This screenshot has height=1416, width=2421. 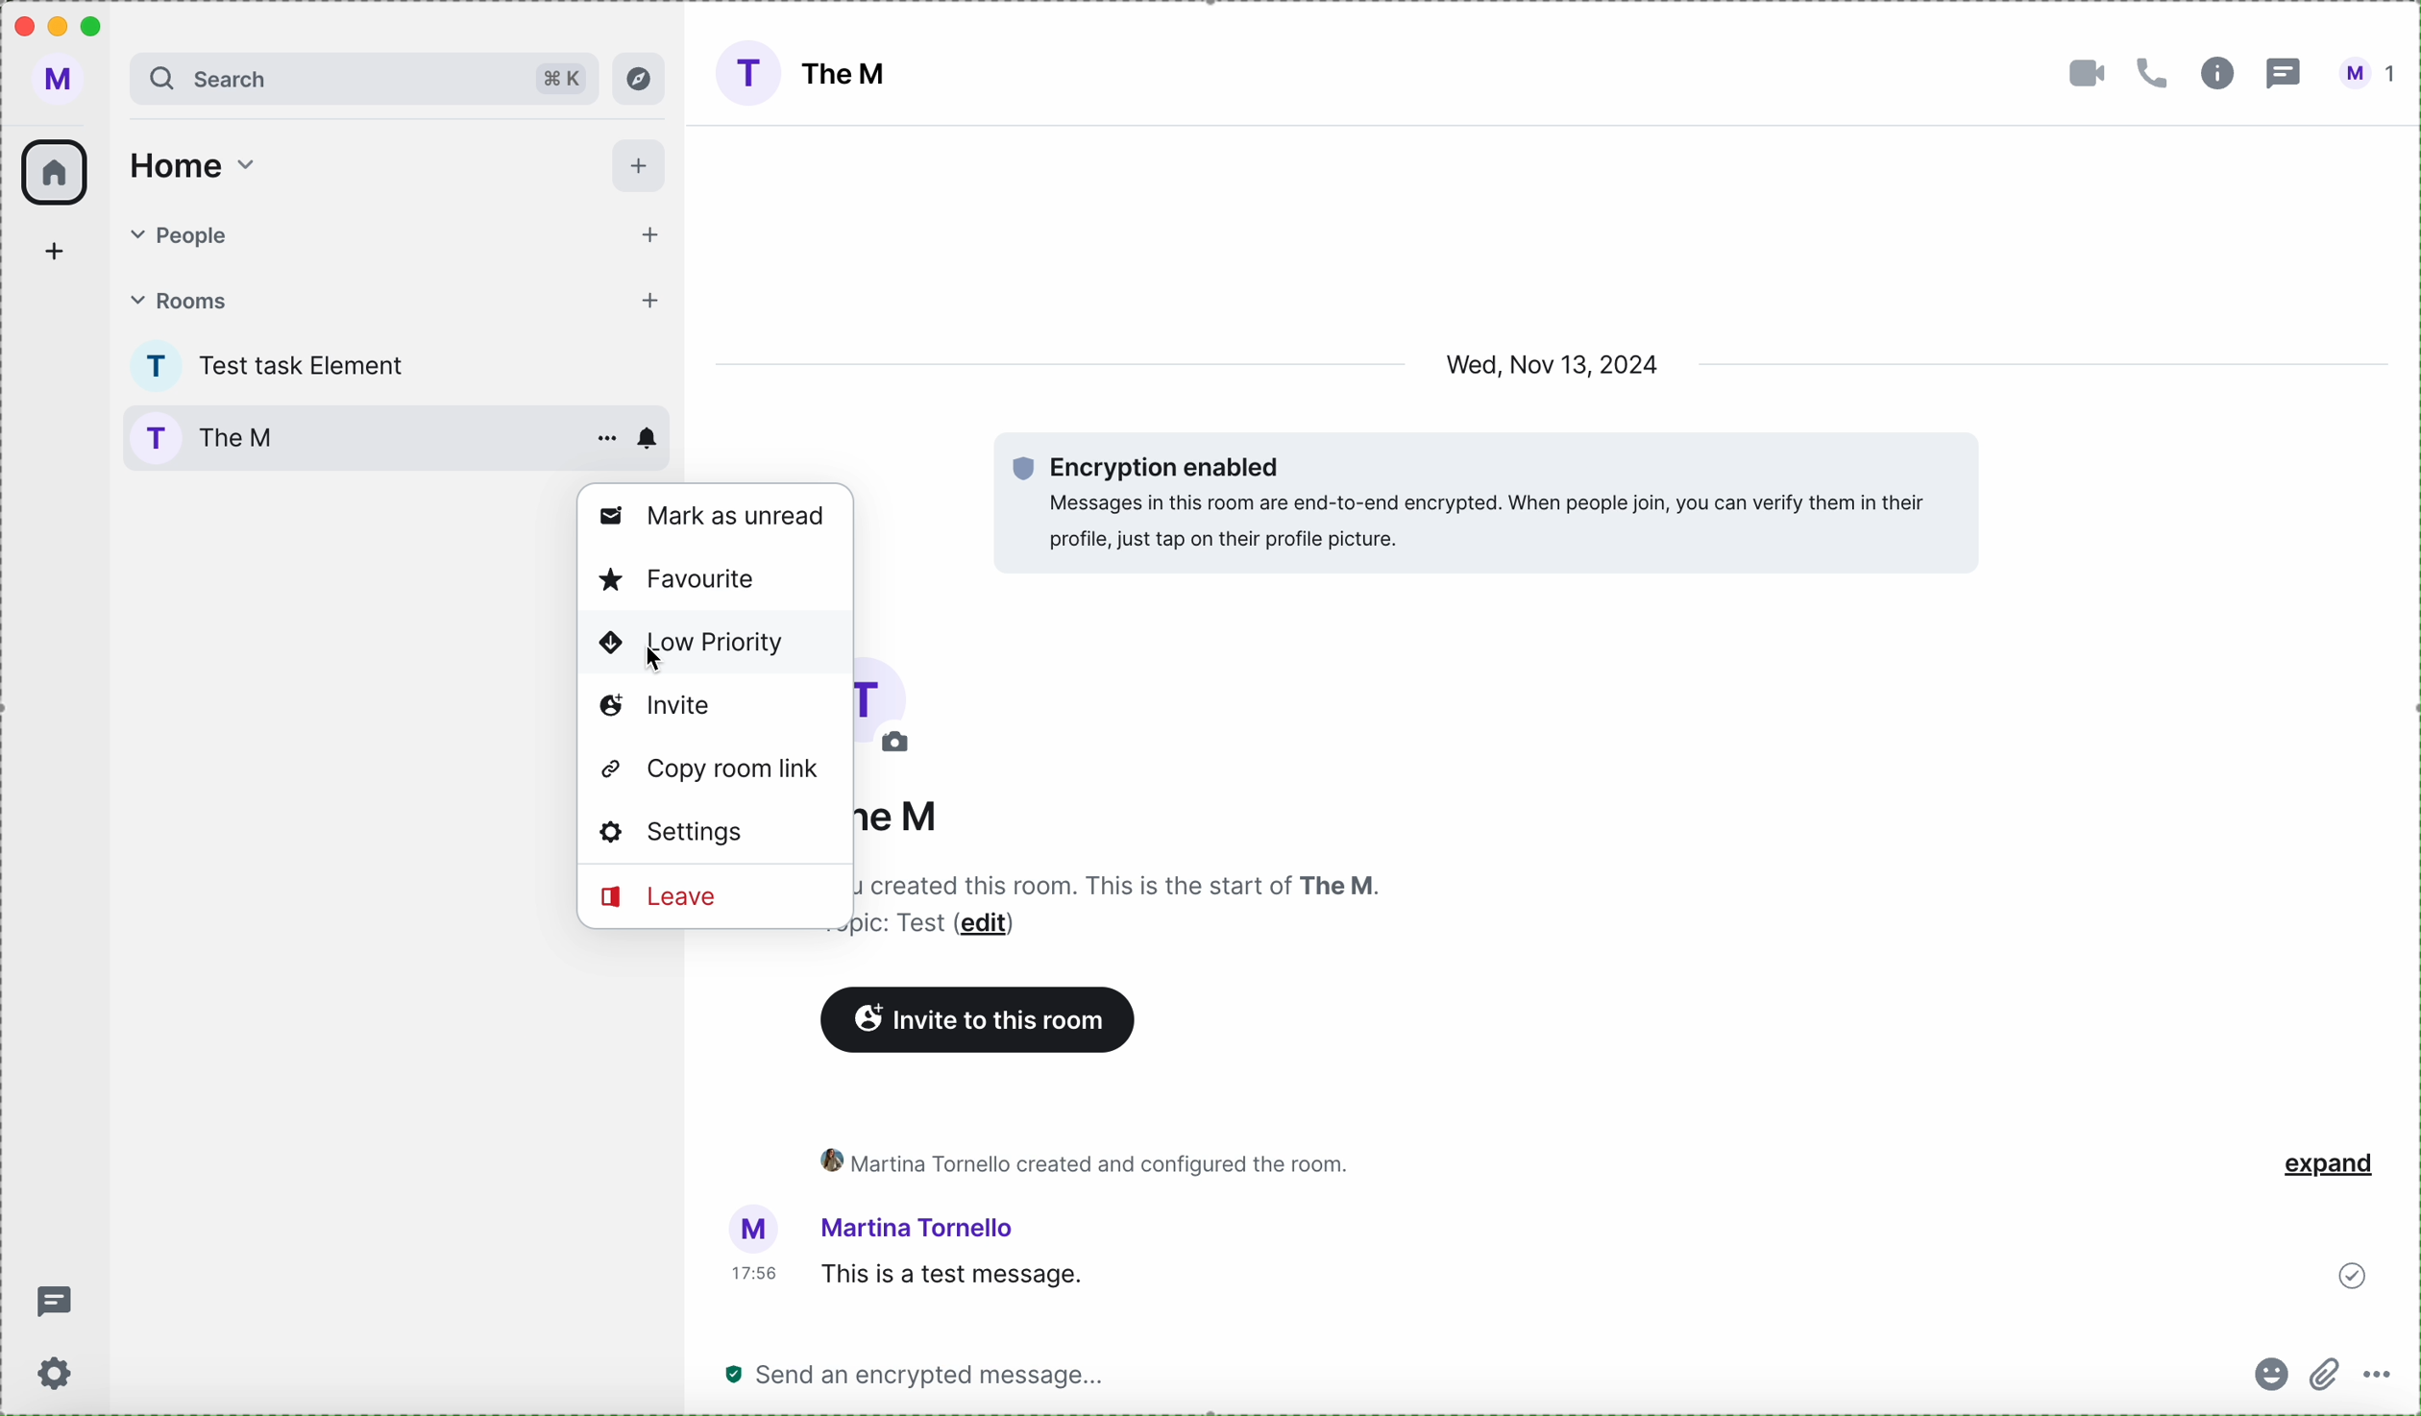 I want to click on profile, so click(x=159, y=366).